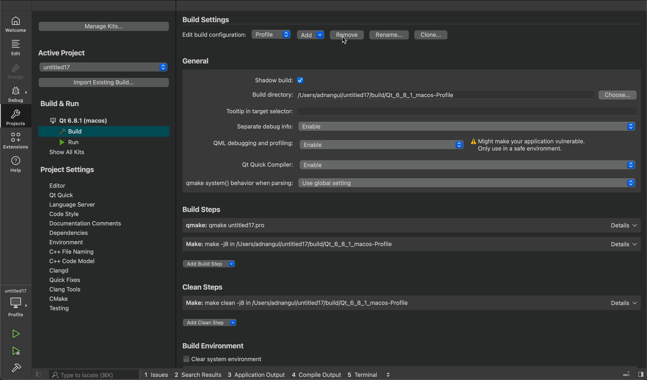 The height and width of the screenshot is (380, 647). I want to click on language server, so click(75, 205).